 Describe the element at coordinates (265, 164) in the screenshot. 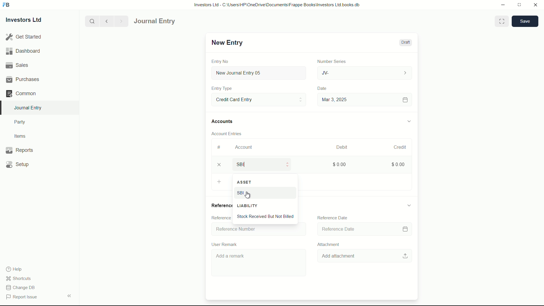

I see `SBI` at that location.